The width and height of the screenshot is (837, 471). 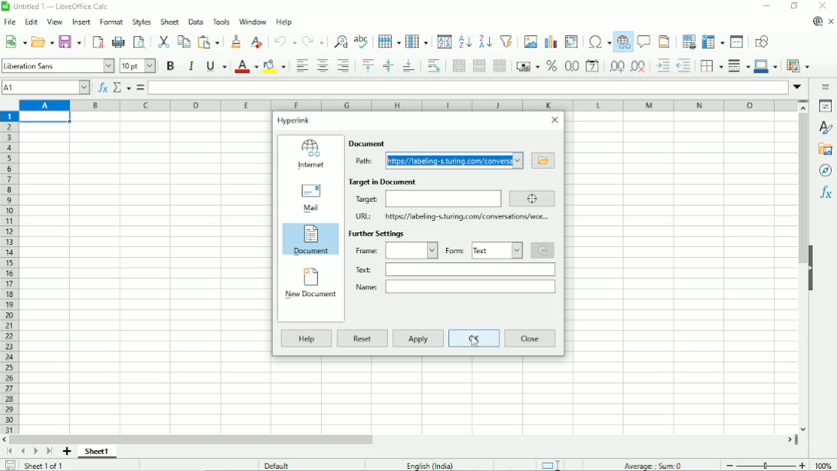 I want to click on Find and replace, so click(x=340, y=39).